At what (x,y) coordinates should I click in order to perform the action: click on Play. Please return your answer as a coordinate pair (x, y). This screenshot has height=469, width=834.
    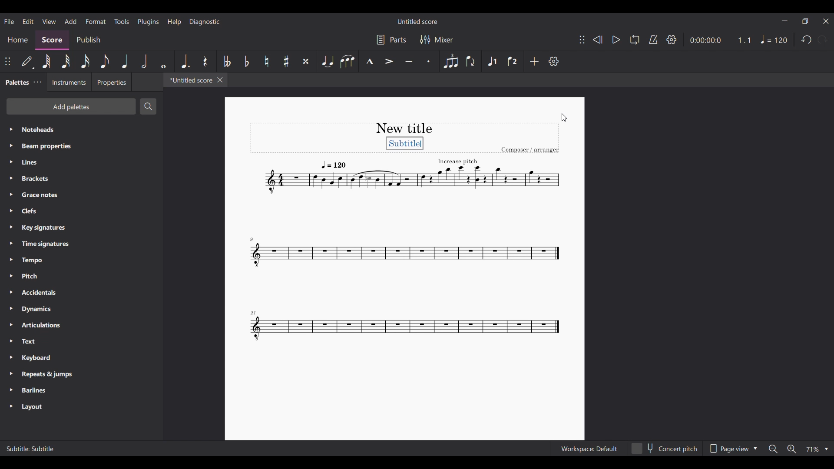
    Looking at the image, I should click on (616, 40).